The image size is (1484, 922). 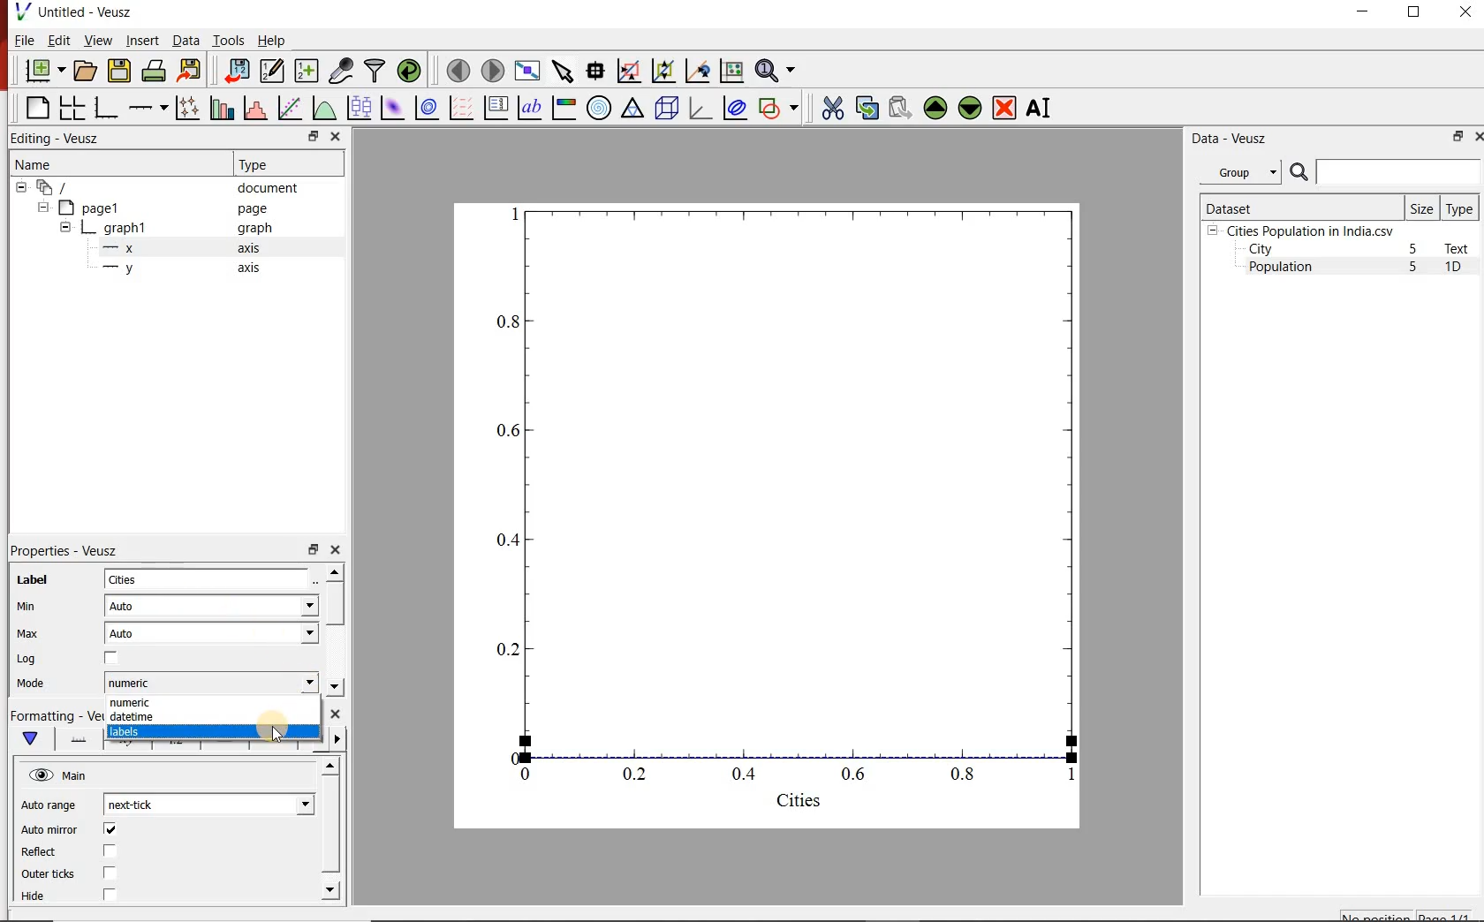 I want to click on Cities, so click(x=211, y=578).